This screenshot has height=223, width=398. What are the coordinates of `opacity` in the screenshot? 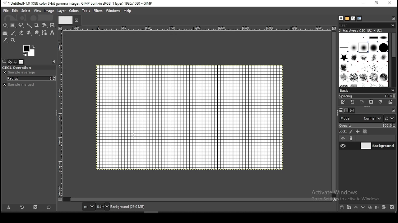 It's located at (368, 125).